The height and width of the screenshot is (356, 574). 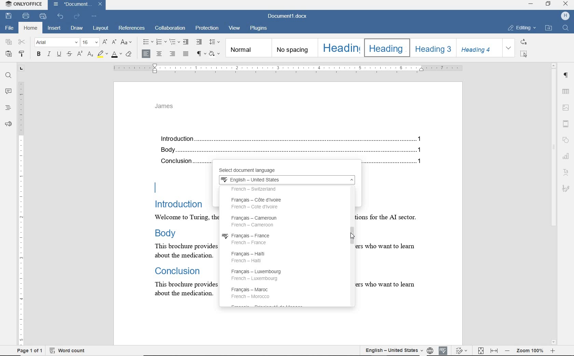 I want to click on shading, so click(x=216, y=54).